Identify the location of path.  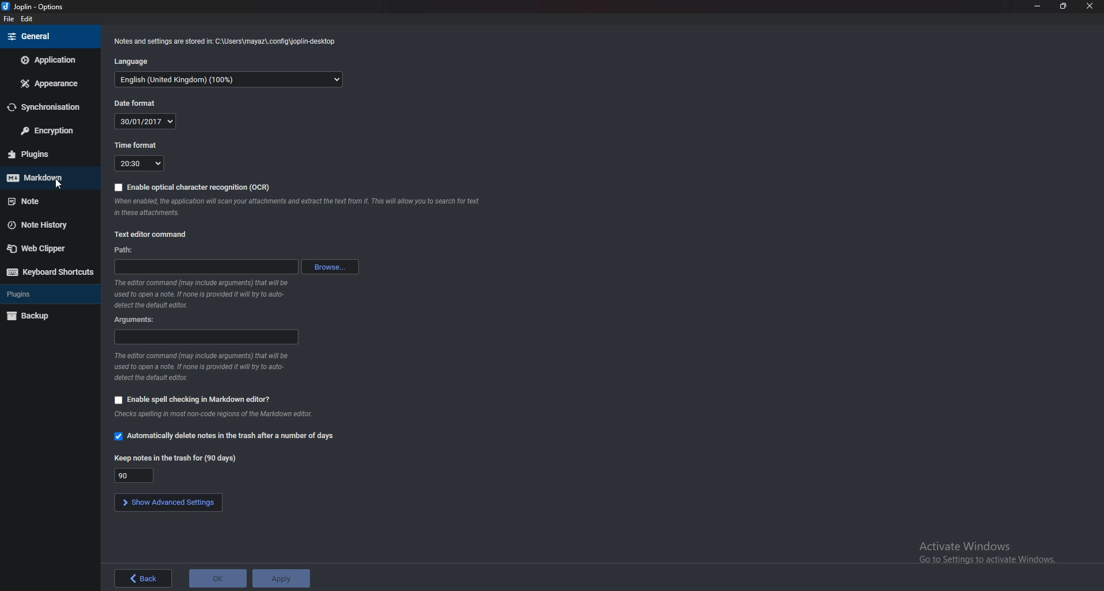
(206, 268).